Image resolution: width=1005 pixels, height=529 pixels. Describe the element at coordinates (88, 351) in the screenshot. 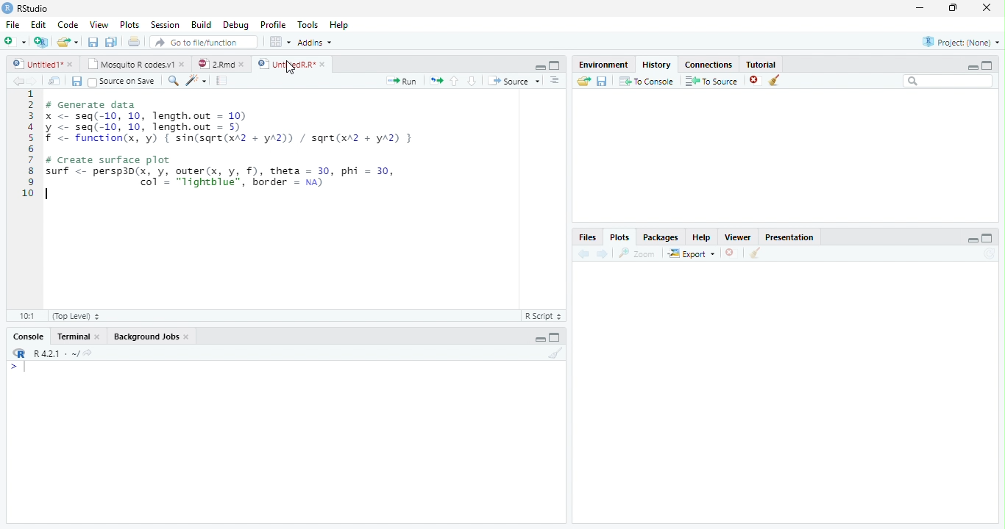

I see `View the current working directory` at that location.